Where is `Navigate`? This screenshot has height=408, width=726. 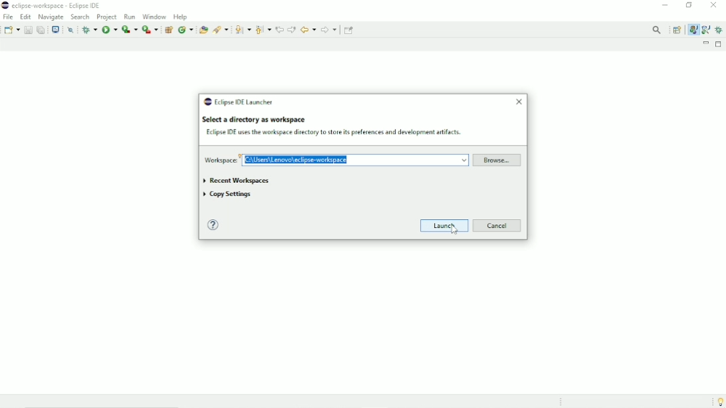
Navigate is located at coordinates (51, 17).